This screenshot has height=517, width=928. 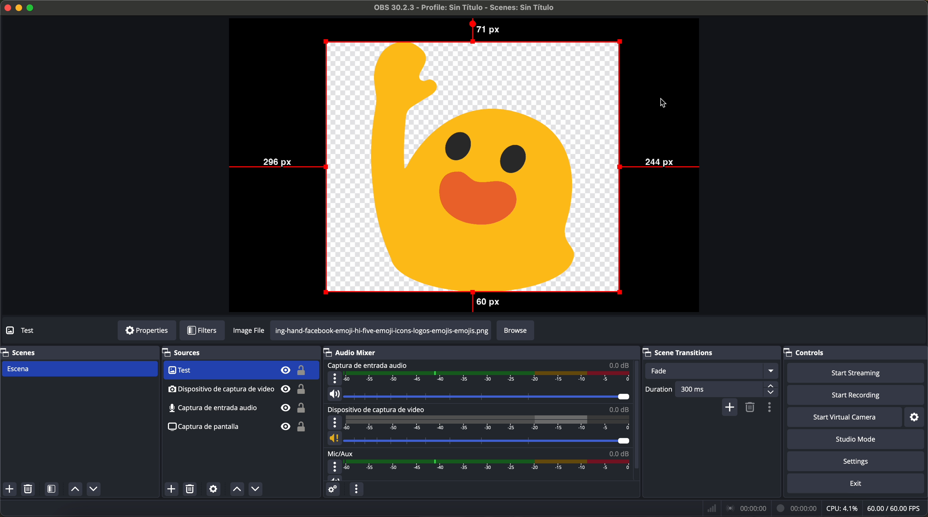 I want to click on open source properties, so click(x=213, y=489).